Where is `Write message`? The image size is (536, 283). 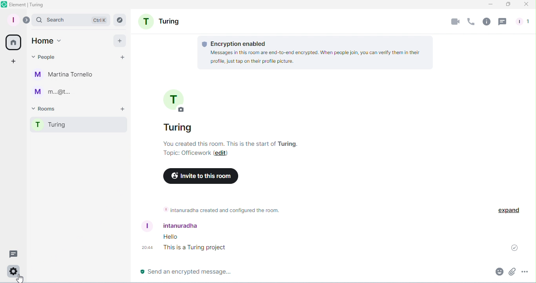
Write message is located at coordinates (302, 272).